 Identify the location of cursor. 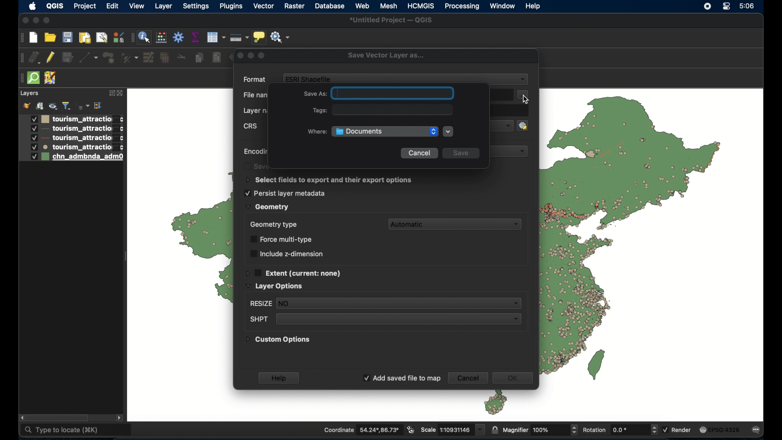
(526, 100).